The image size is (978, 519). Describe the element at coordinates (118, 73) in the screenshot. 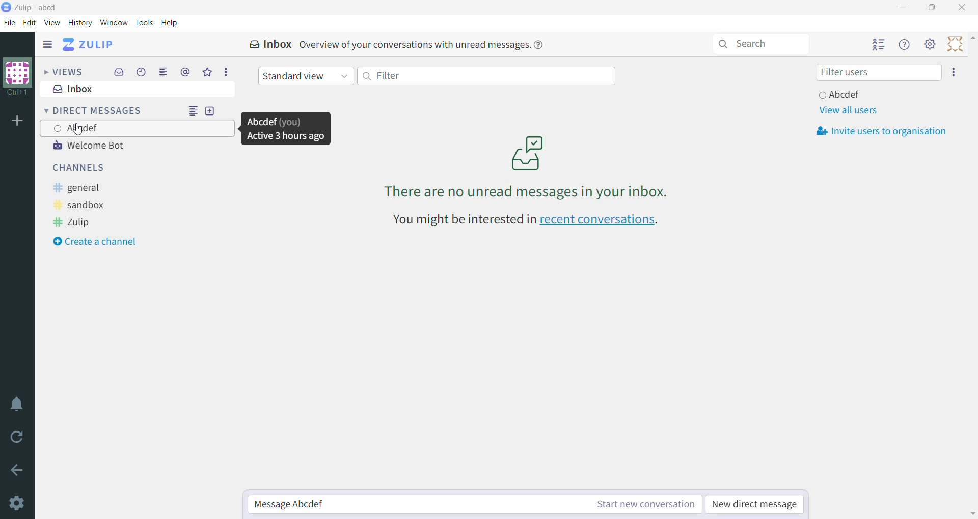

I see `Inbox` at that location.